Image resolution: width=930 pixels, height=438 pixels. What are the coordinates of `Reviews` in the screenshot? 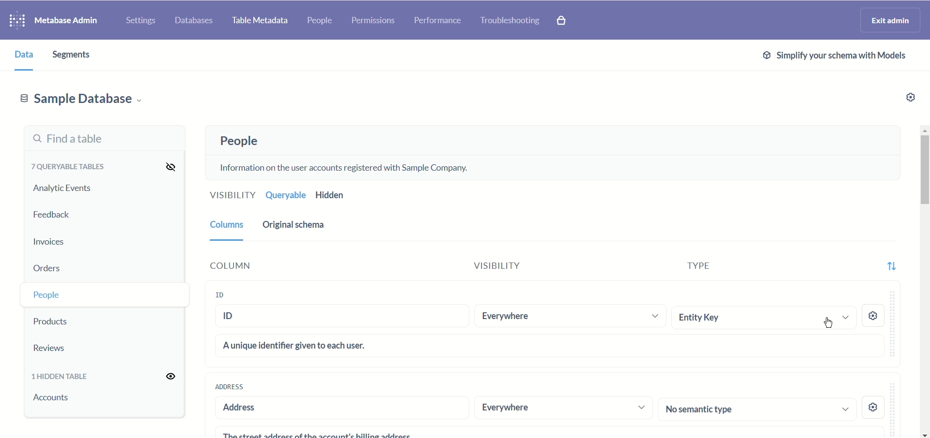 It's located at (65, 348).